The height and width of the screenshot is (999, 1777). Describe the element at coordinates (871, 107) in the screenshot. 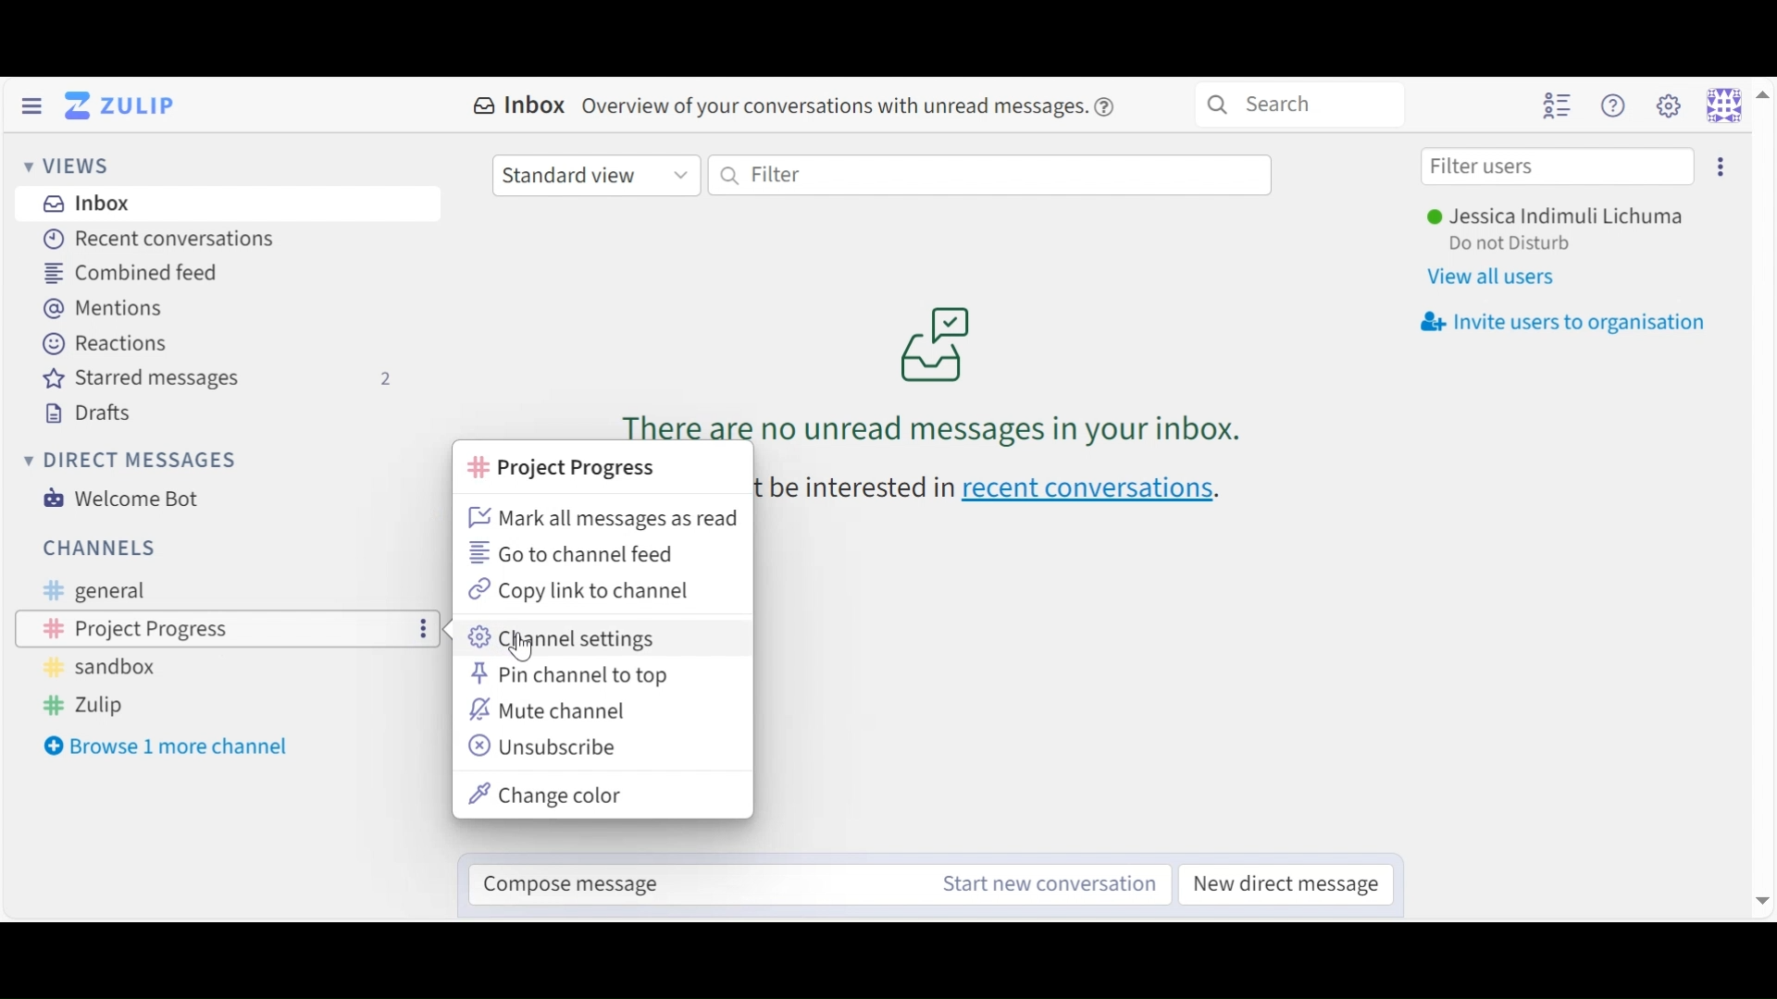

I see `overview` at that location.